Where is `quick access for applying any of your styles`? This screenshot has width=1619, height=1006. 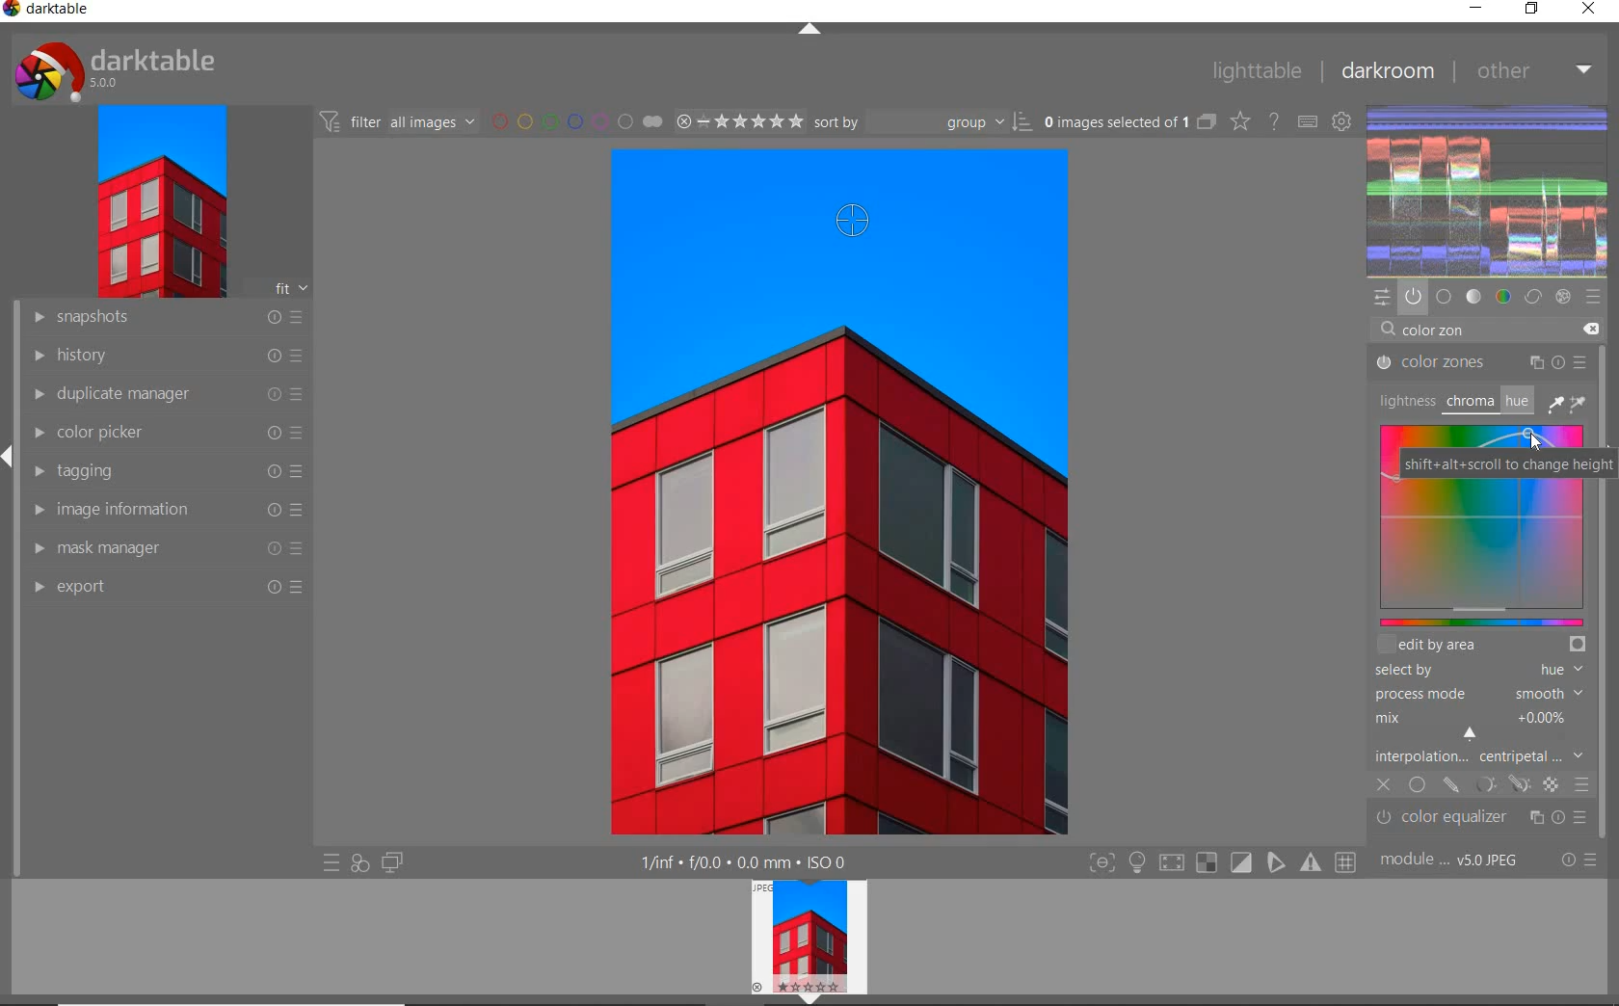 quick access for applying any of your styles is located at coordinates (360, 862).